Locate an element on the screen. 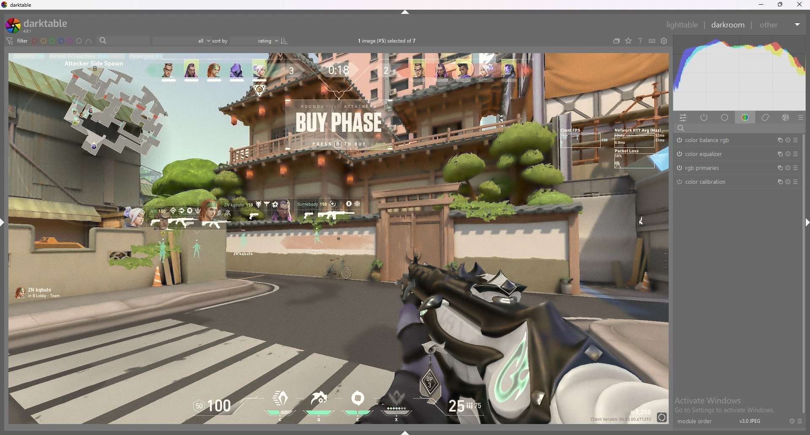 This screenshot has height=435, width=810. scroll bar is located at coordinates (802, 322).